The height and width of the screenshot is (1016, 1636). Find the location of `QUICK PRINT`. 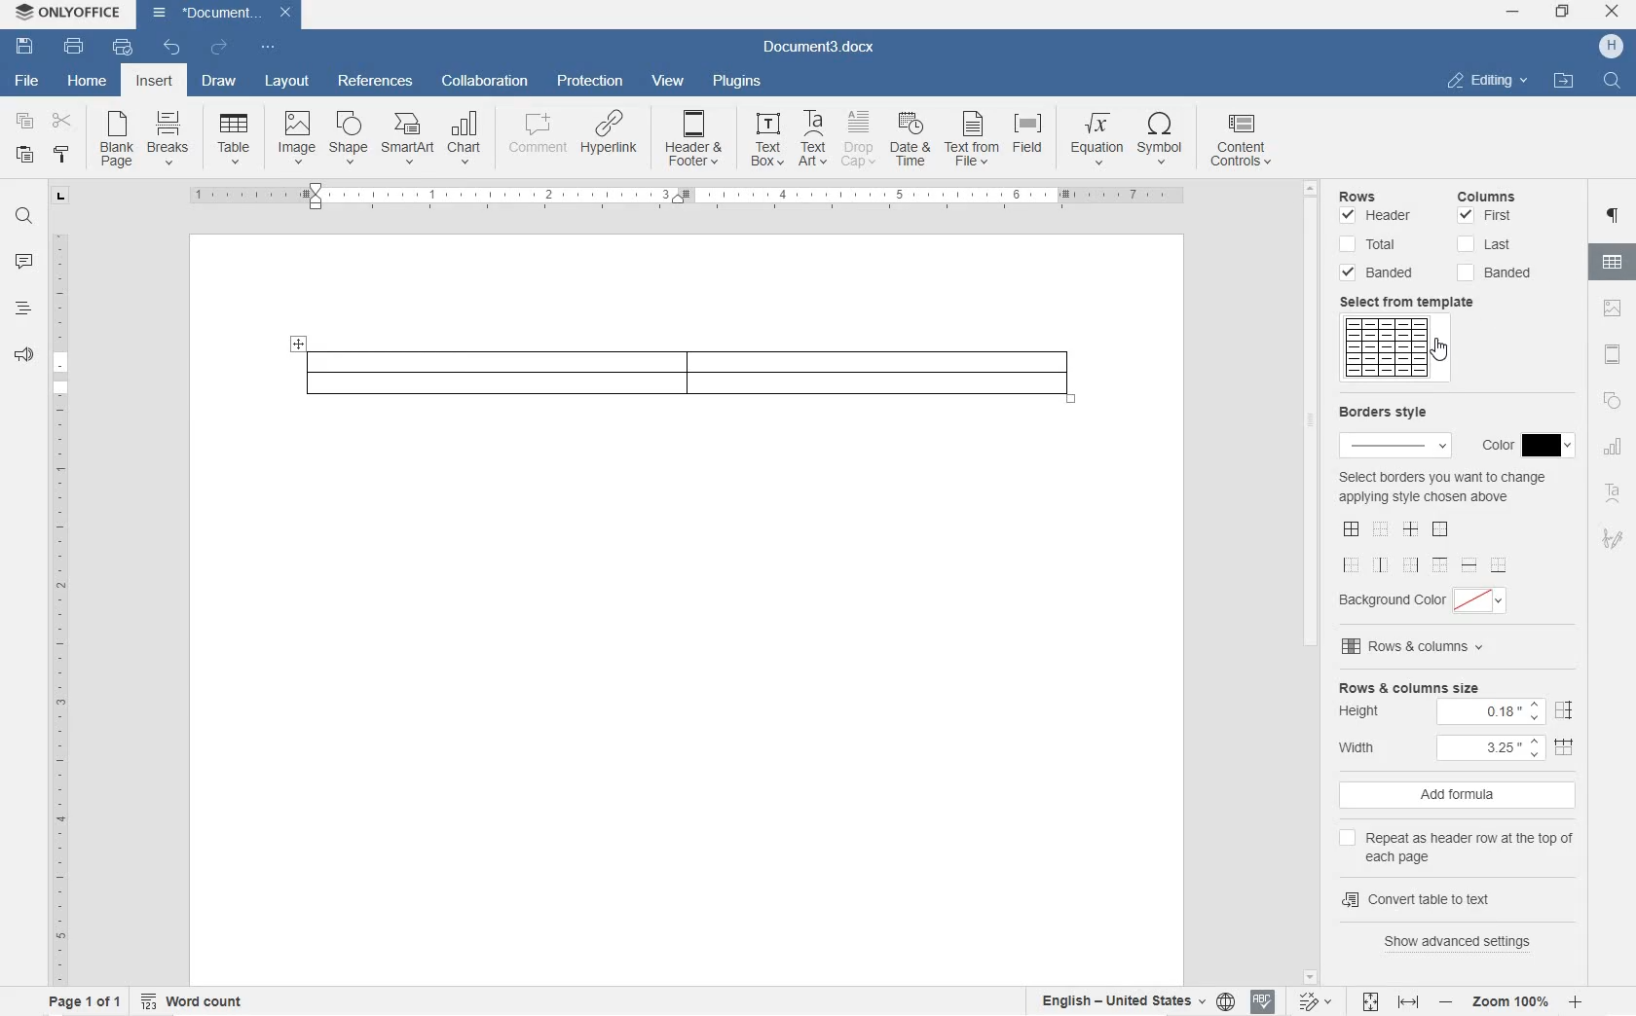

QUICK PRINT is located at coordinates (121, 49).